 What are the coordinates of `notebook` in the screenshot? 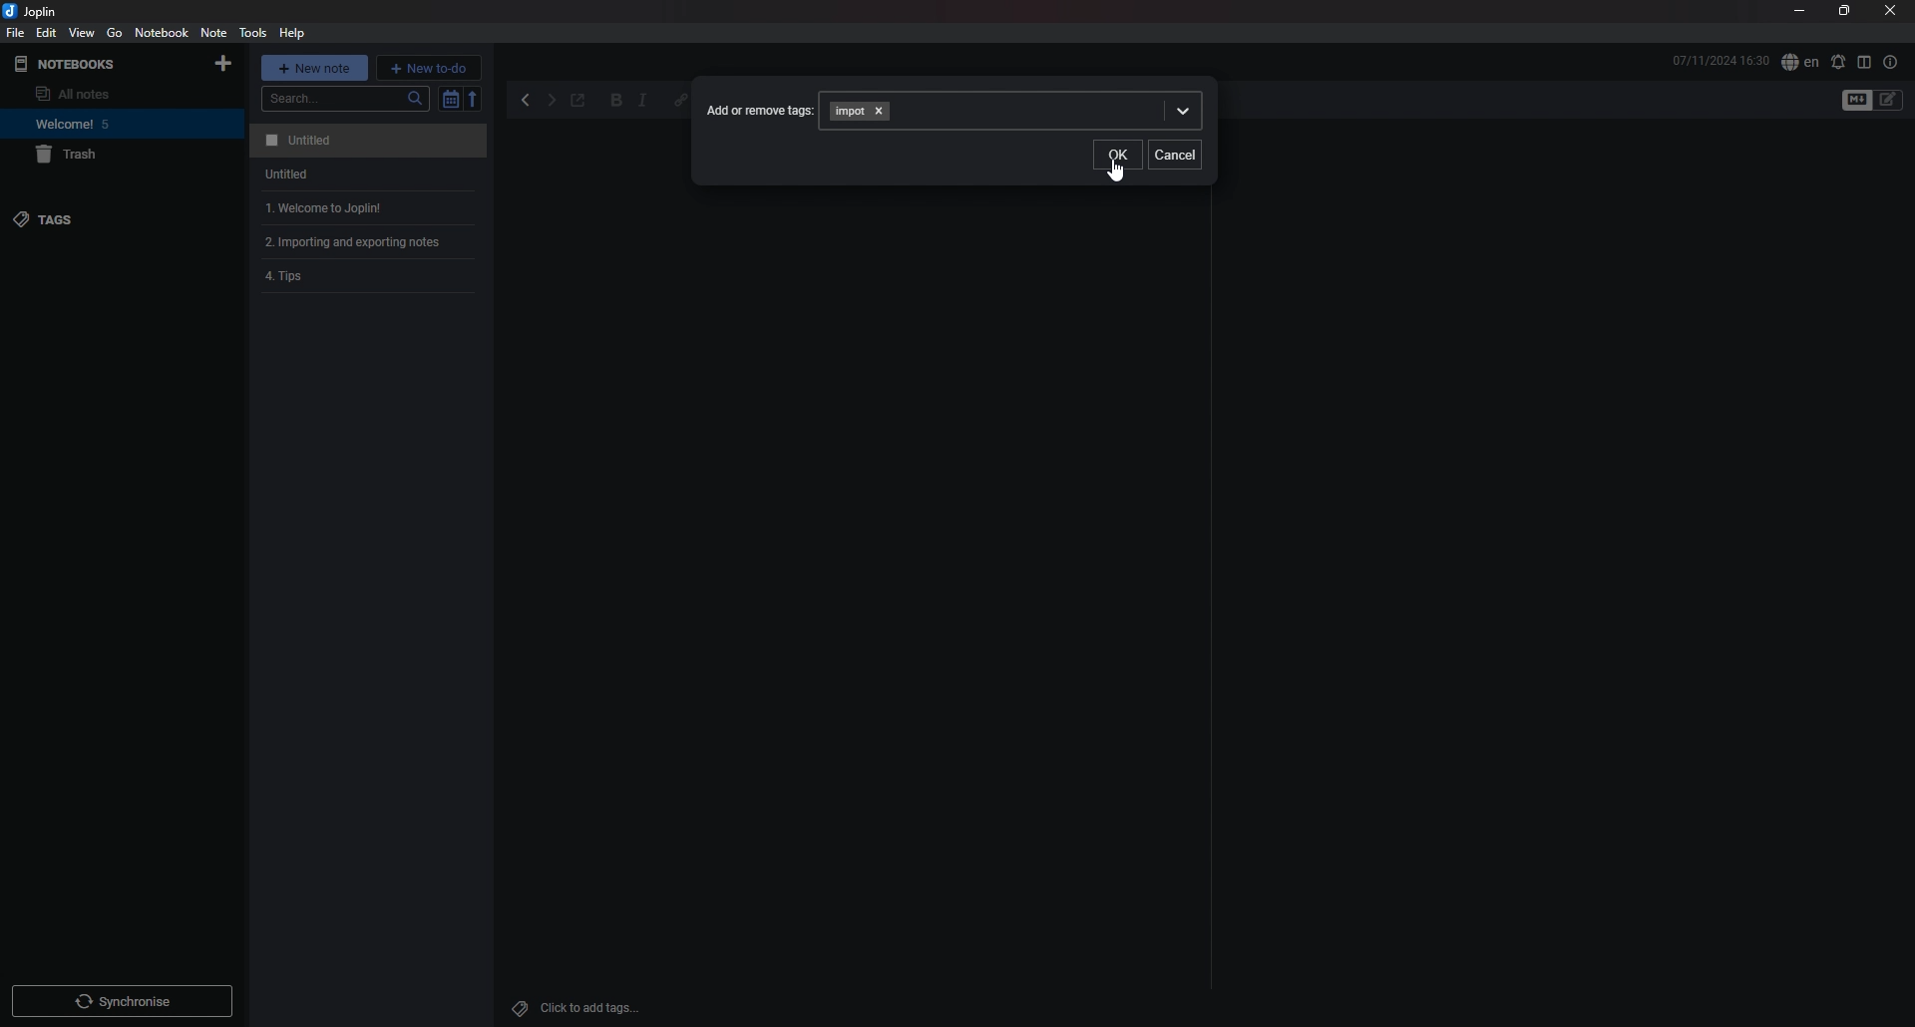 It's located at (101, 124).